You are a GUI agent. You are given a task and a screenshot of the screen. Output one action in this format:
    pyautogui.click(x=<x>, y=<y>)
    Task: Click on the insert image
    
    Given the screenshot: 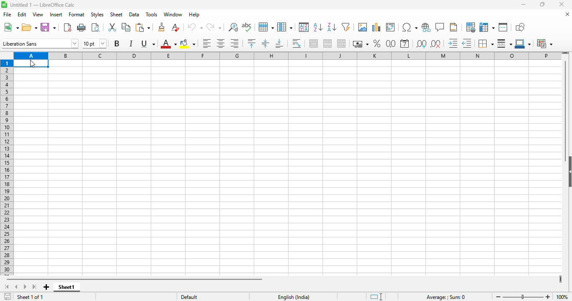 What is the action you would take?
    pyautogui.click(x=363, y=27)
    